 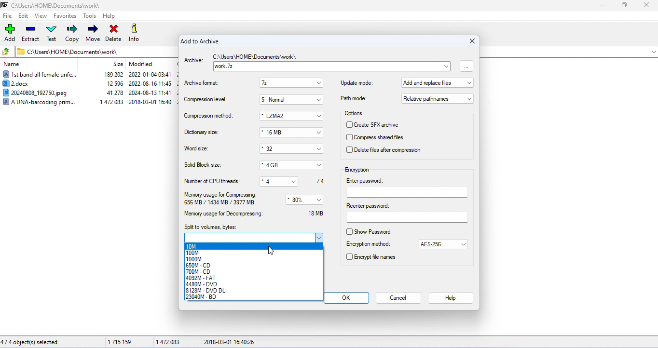 What do you see at coordinates (286, 133) in the screenshot?
I see `* 16 MB` at bounding box center [286, 133].